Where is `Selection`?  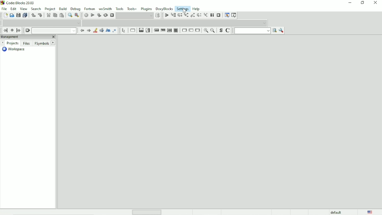 Selection is located at coordinates (148, 30).